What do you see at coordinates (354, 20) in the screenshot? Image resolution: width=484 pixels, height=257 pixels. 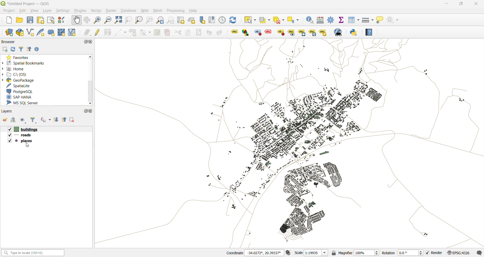 I see `attributes table` at bounding box center [354, 20].